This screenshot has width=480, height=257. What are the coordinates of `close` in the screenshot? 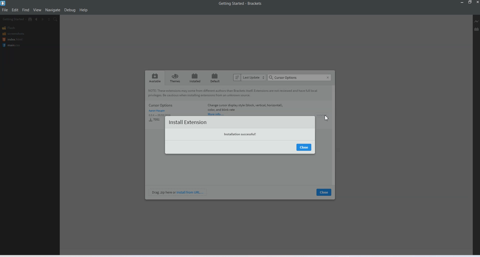 It's located at (305, 147).